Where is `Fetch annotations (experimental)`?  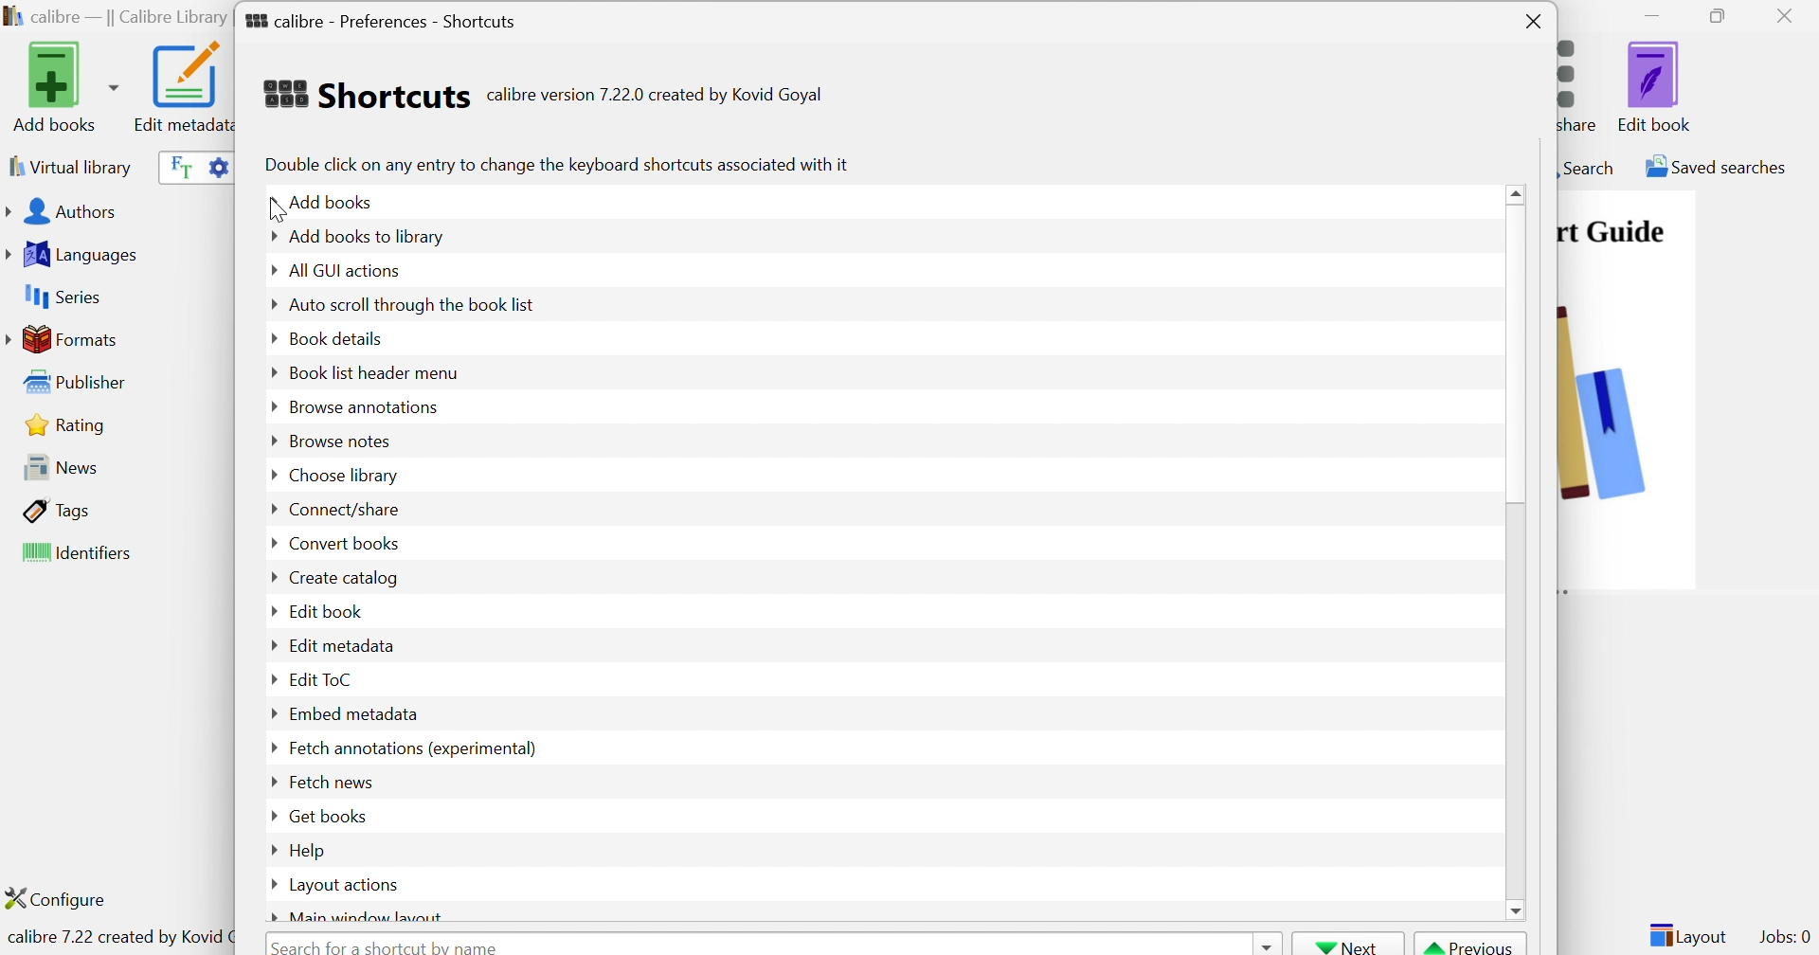
Fetch annotations (experimental) is located at coordinates (410, 748).